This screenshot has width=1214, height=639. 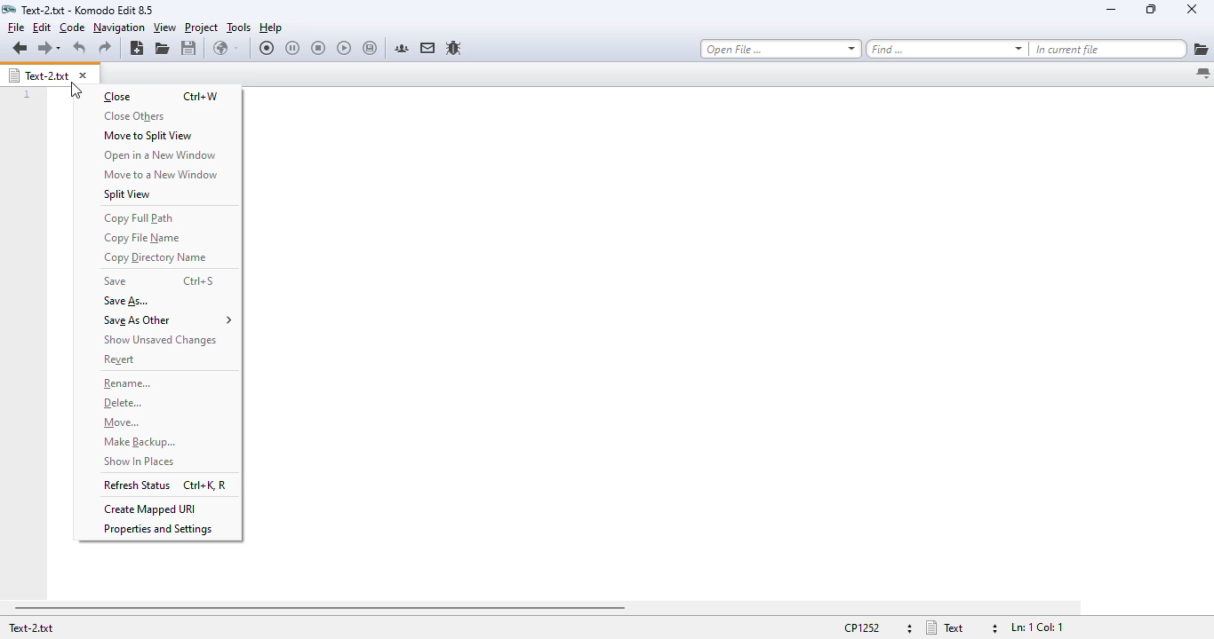 What do you see at coordinates (138, 217) in the screenshot?
I see `copy full path` at bounding box center [138, 217].